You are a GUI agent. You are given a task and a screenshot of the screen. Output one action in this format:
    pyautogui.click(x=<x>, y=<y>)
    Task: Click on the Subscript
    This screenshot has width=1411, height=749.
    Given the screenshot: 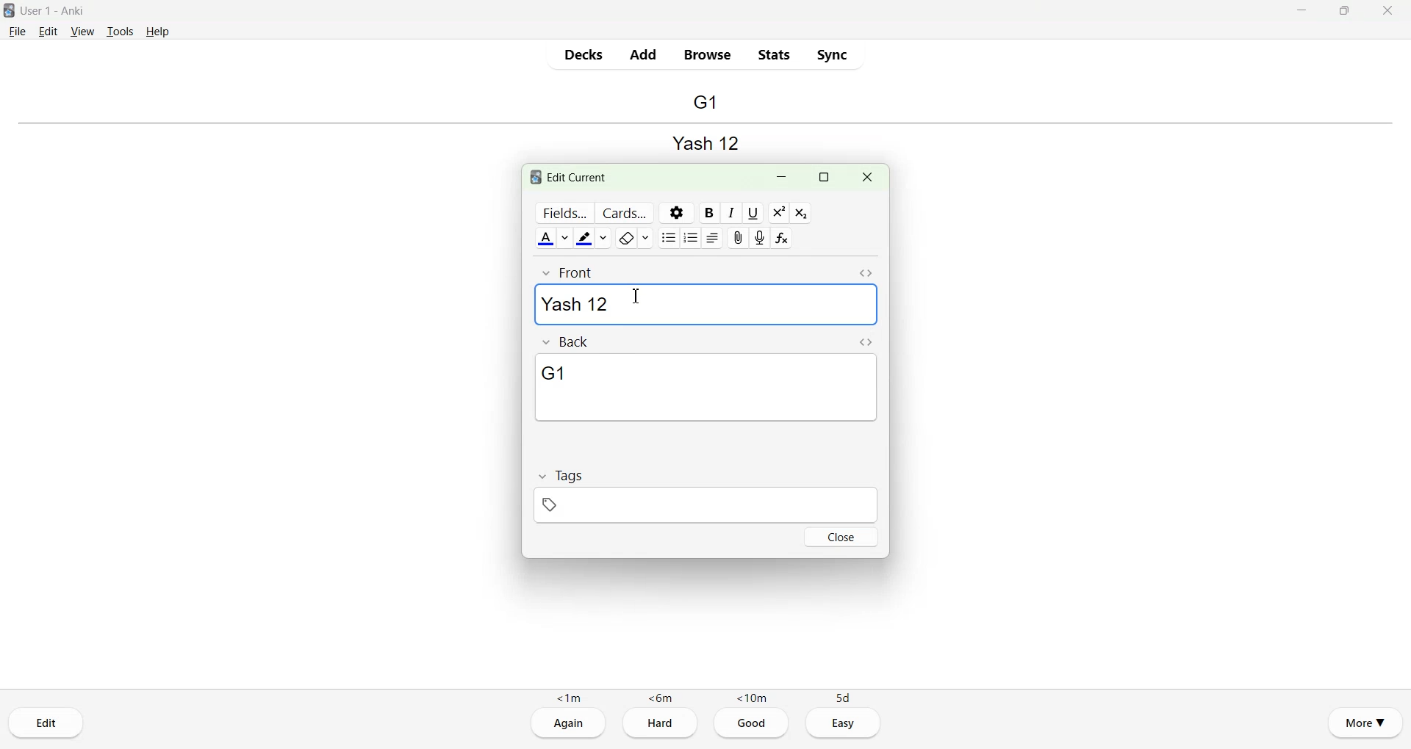 What is the action you would take?
    pyautogui.click(x=801, y=213)
    